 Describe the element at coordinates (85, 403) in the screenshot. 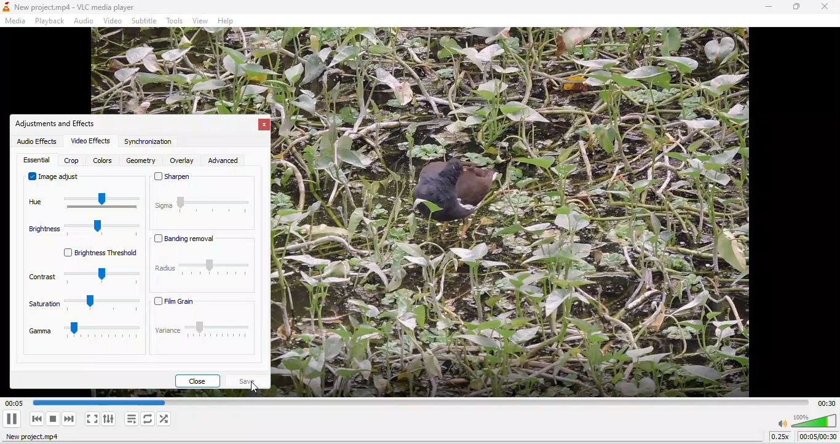

I see `00.04` at that location.